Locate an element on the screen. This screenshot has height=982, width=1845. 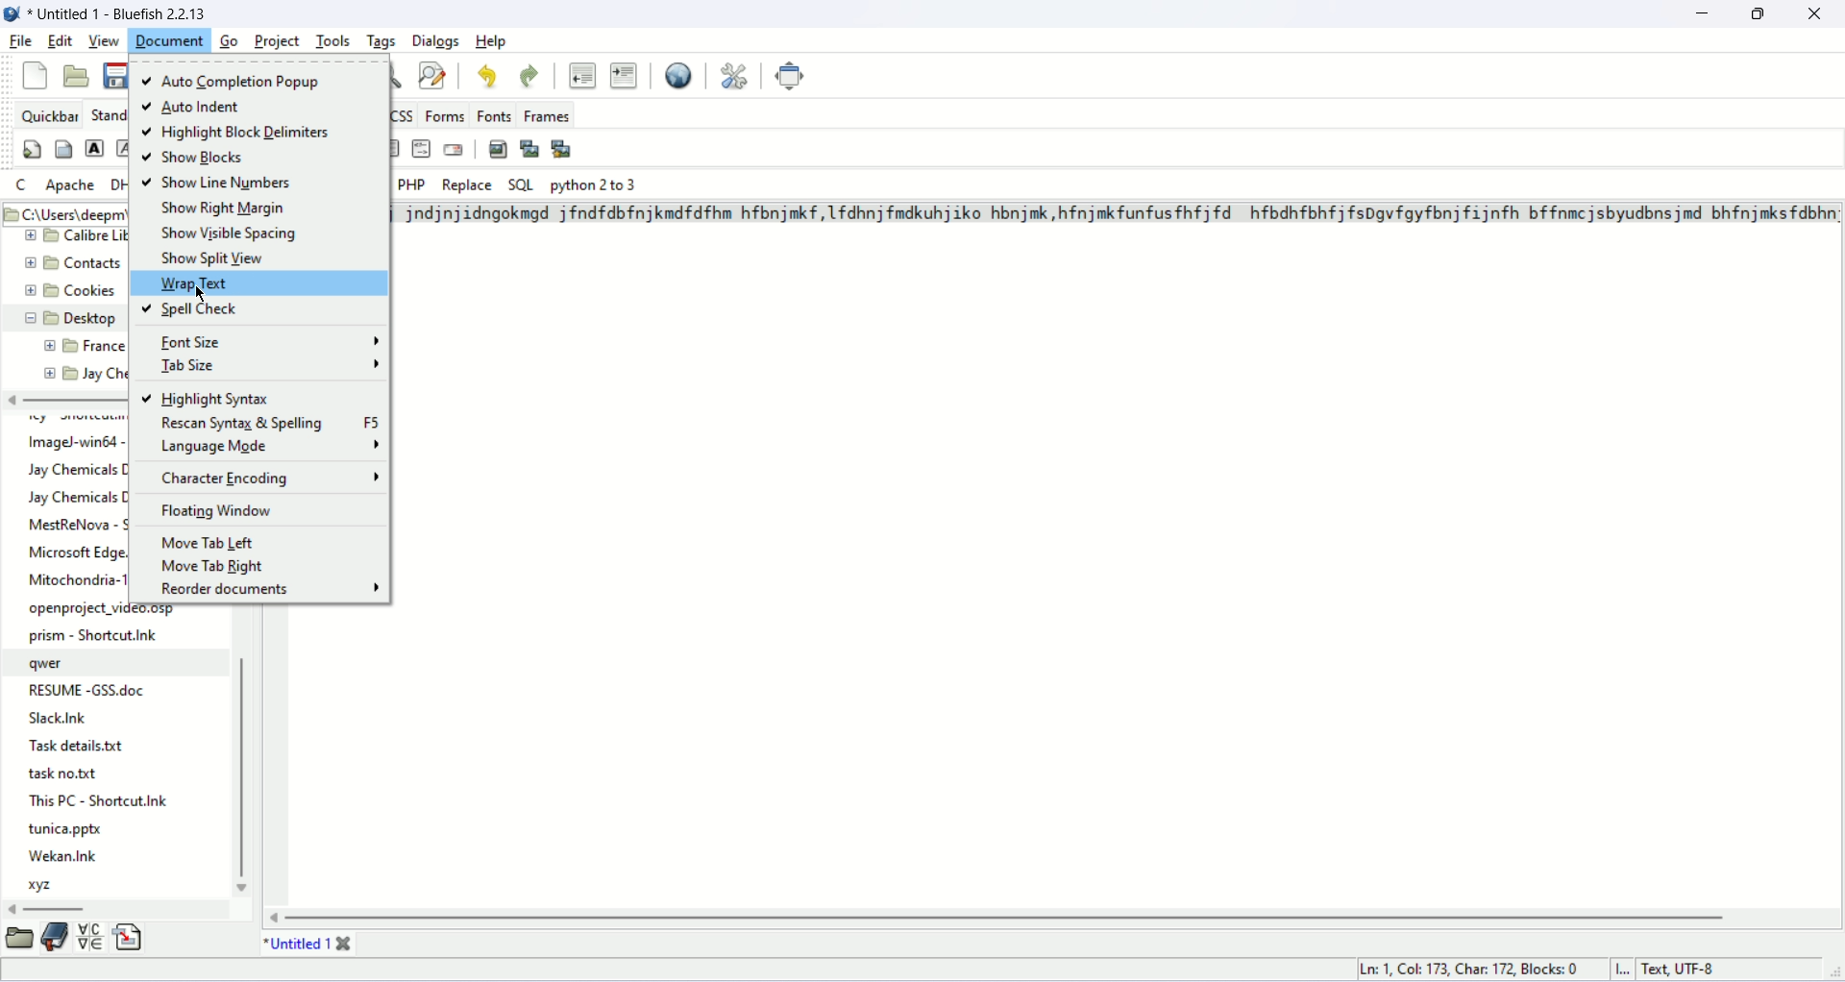
indent is located at coordinates (627, 76).